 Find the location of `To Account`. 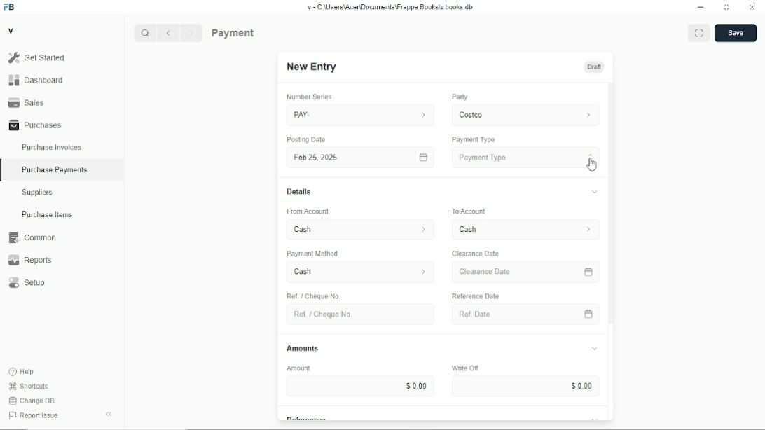

To Account is located at coordinates (523, 230).